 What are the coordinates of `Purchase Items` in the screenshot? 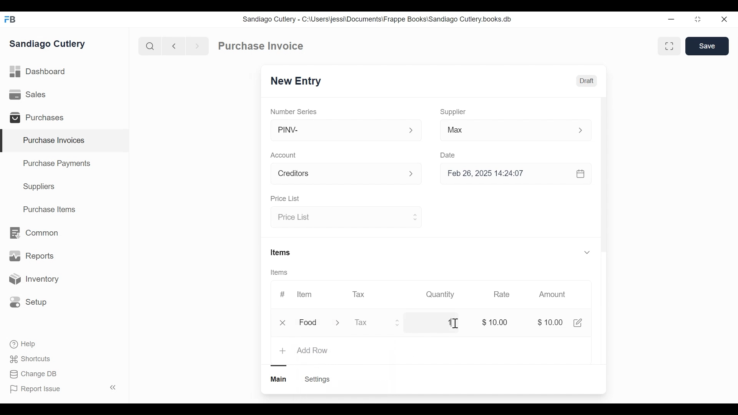 It's located at (50, 210).